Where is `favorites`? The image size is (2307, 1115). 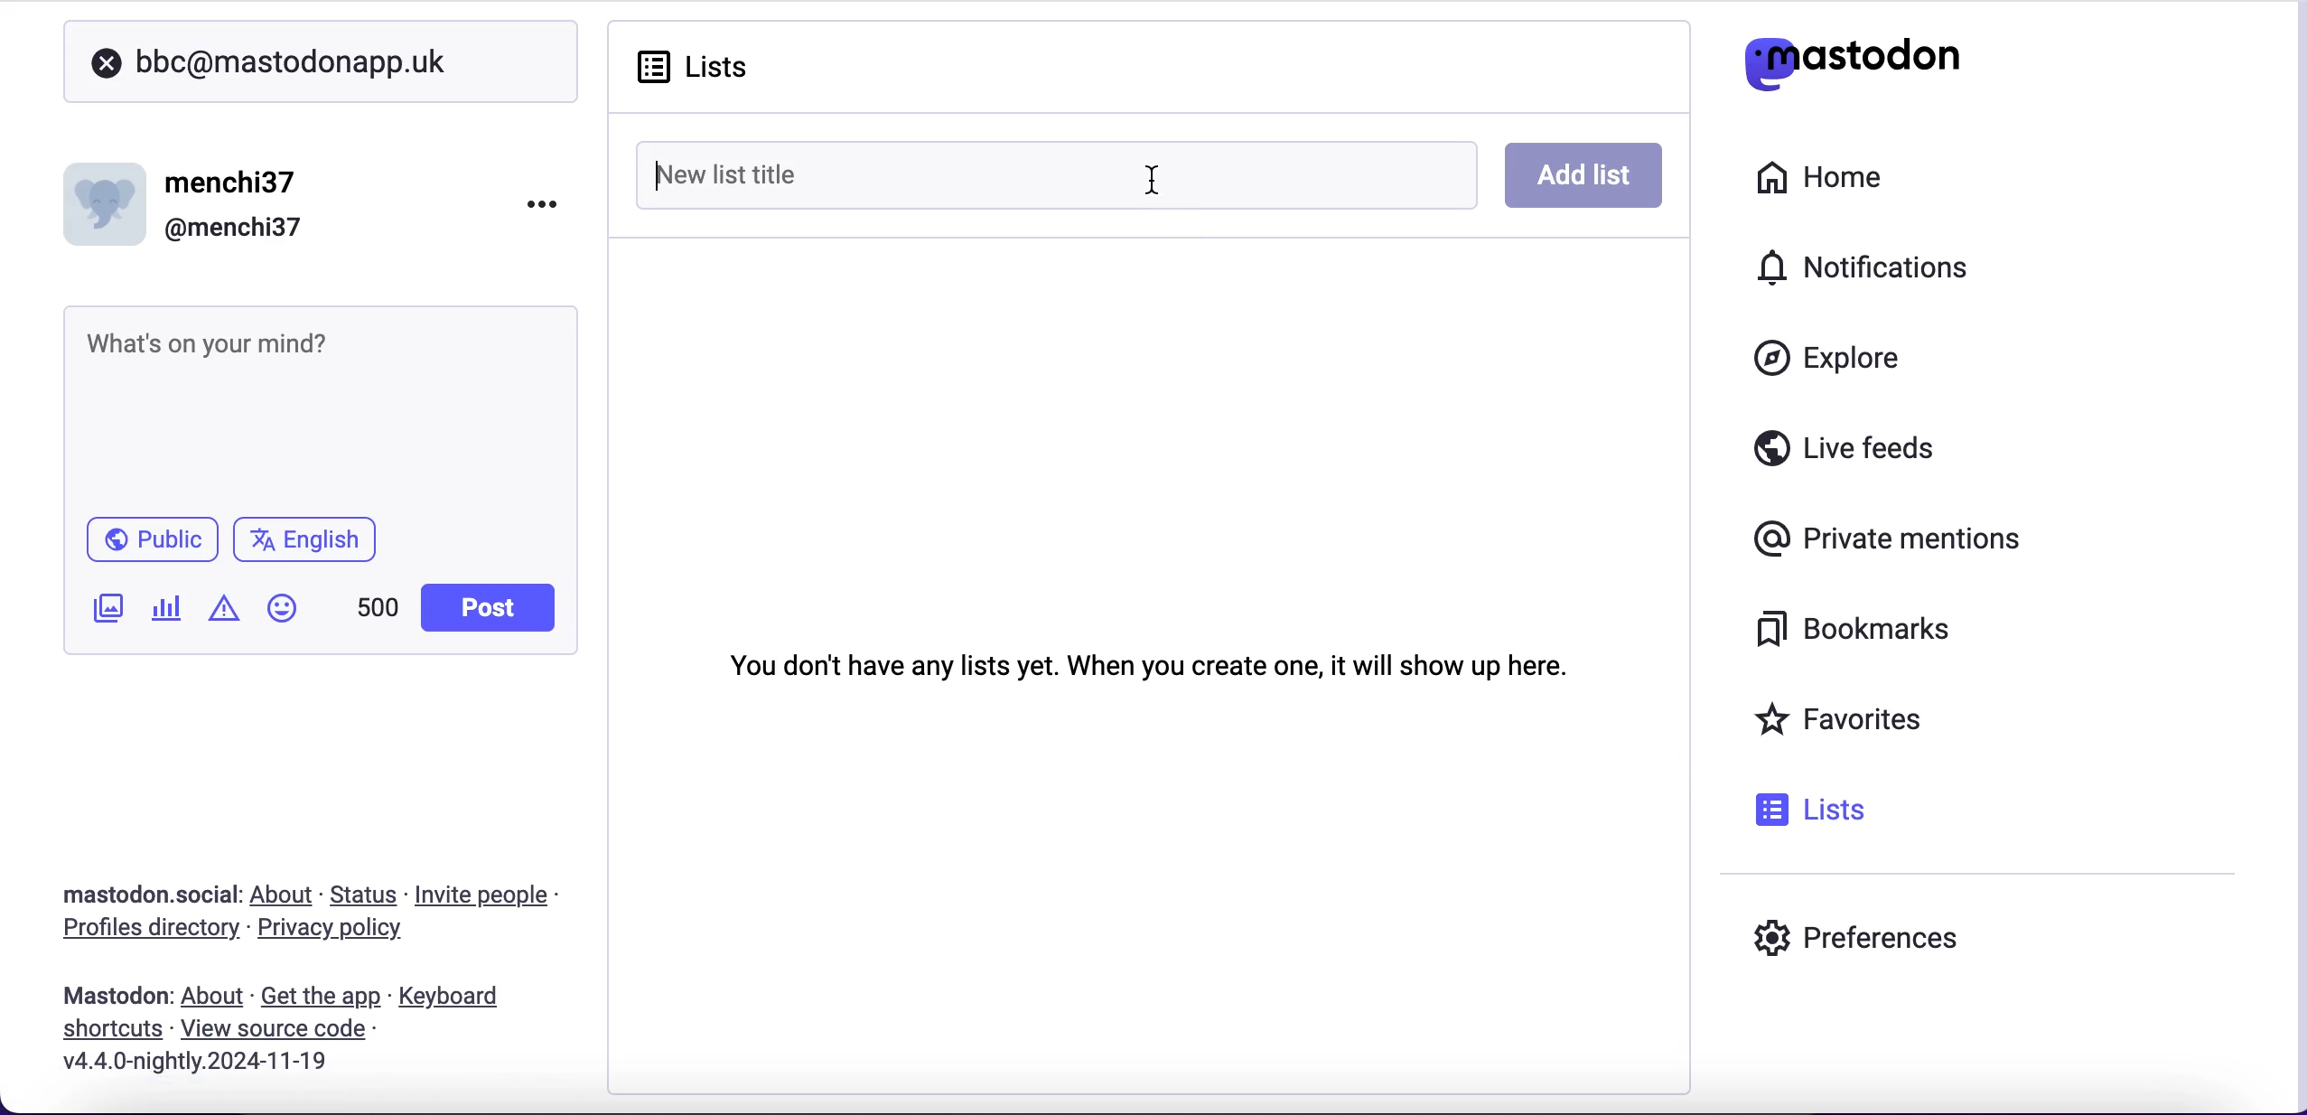 favorites is located at coordinates (1845, 722).